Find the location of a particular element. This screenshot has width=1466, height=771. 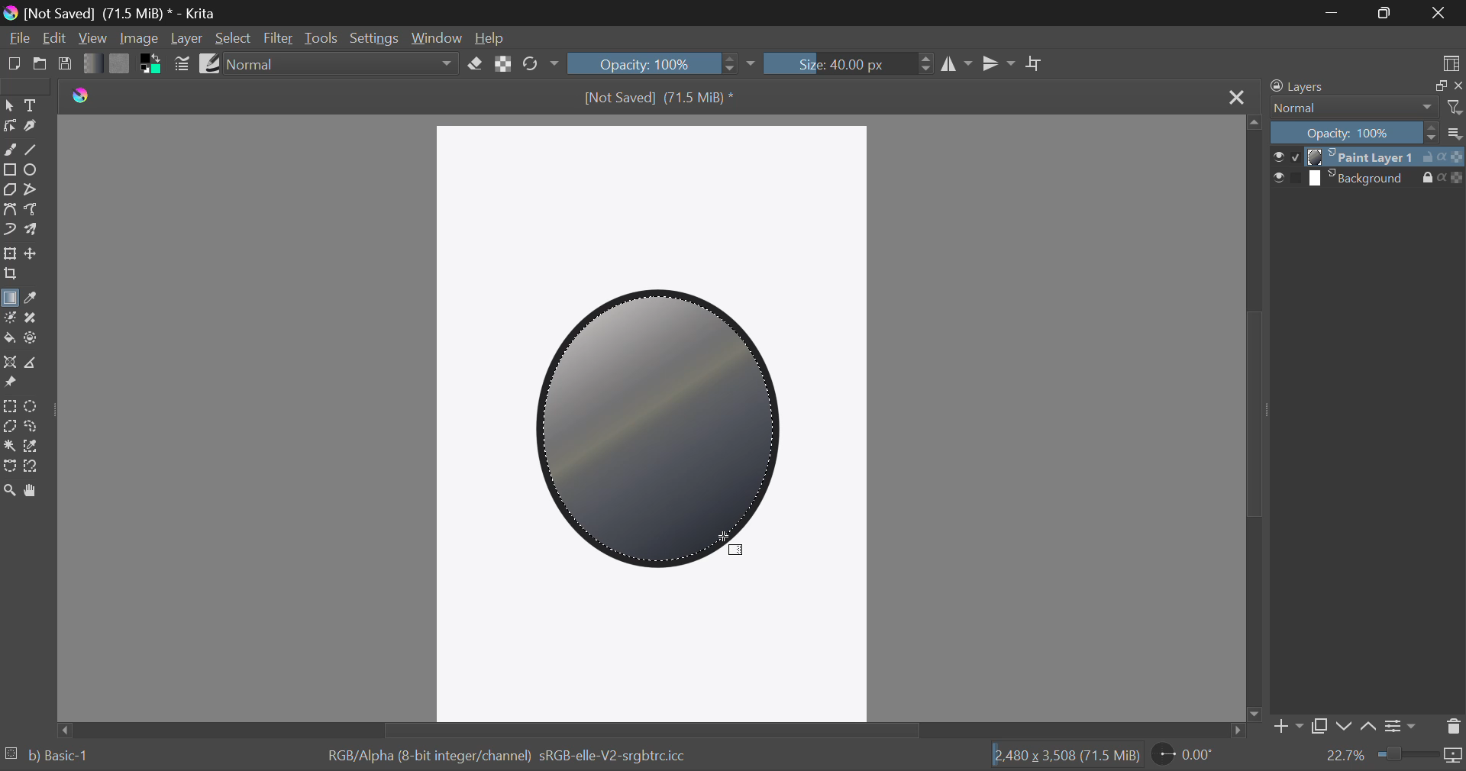

Lock Alpha is located at coordinates (505, 64).